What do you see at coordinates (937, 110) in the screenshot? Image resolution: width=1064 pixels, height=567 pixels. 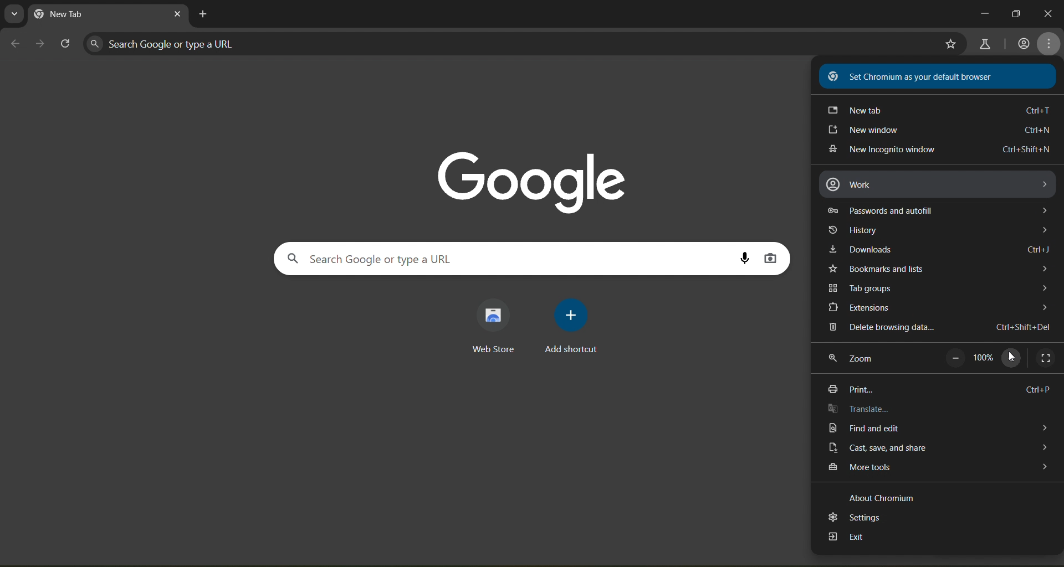 I see `new tab` at bounding box center [937, 110].